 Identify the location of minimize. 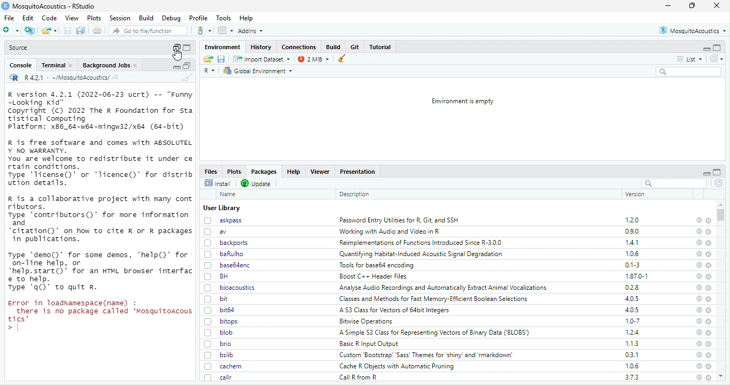
(177, 67).